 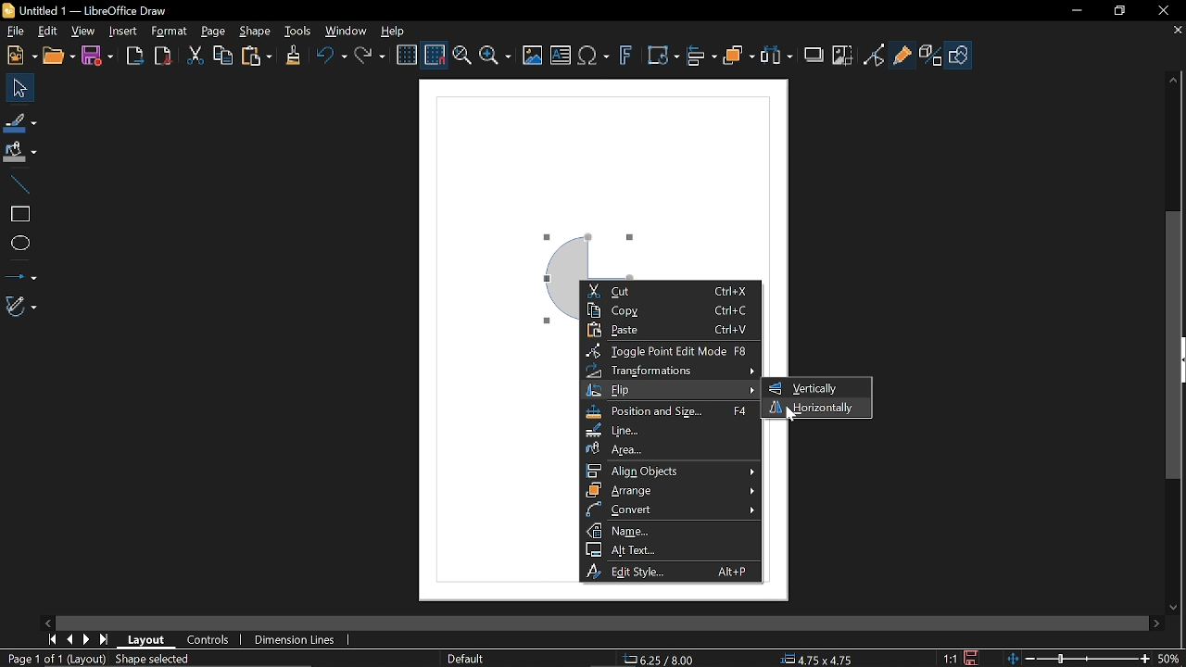 What do you see at coordinates (347, 32) in the screenshot?
I see `Window` at bounding box center [347, 32].